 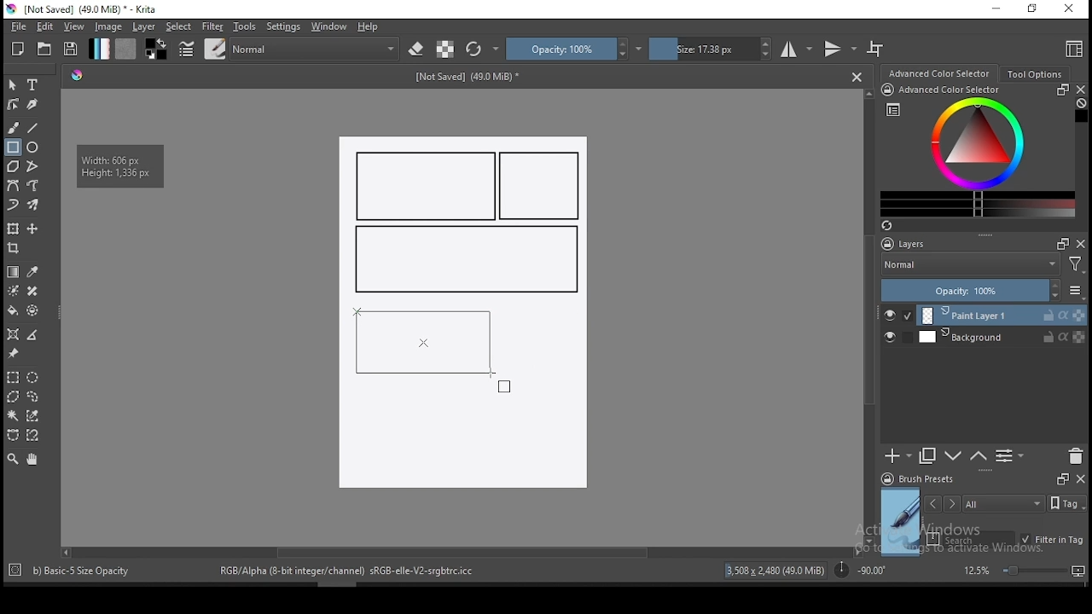 What do you see at coordinates (860, 569) in the screenshot?
I see `rotation` at bounding box center [860, 569].